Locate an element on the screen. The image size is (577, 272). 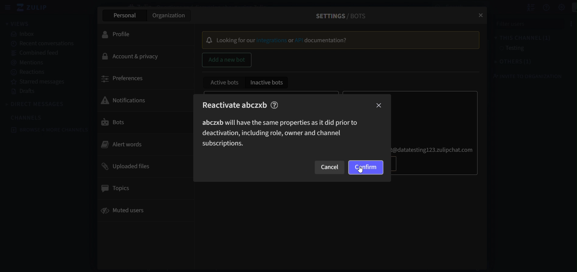
others(1) is located at coordinates (513, 62).